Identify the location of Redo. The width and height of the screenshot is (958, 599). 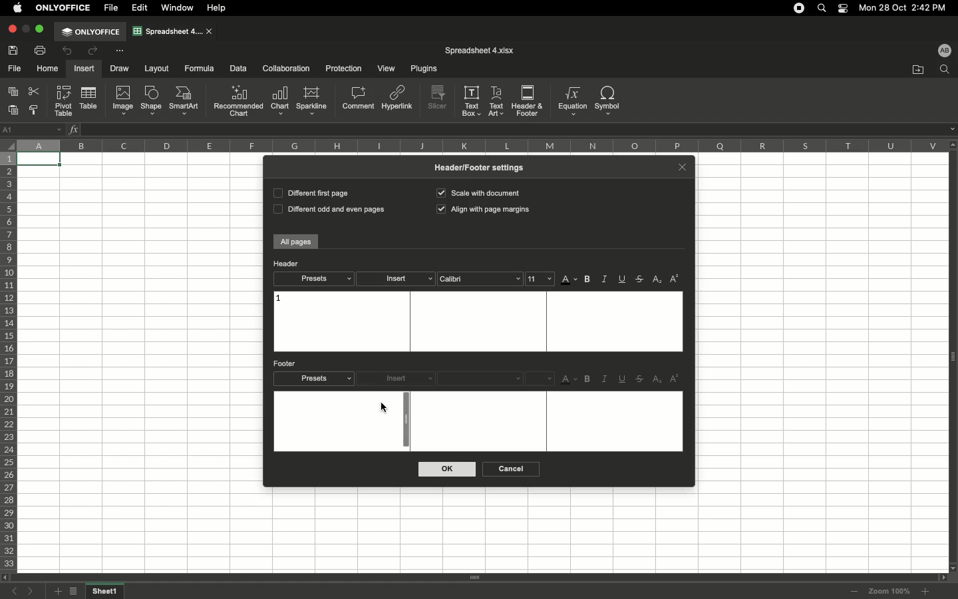
(92, 51).